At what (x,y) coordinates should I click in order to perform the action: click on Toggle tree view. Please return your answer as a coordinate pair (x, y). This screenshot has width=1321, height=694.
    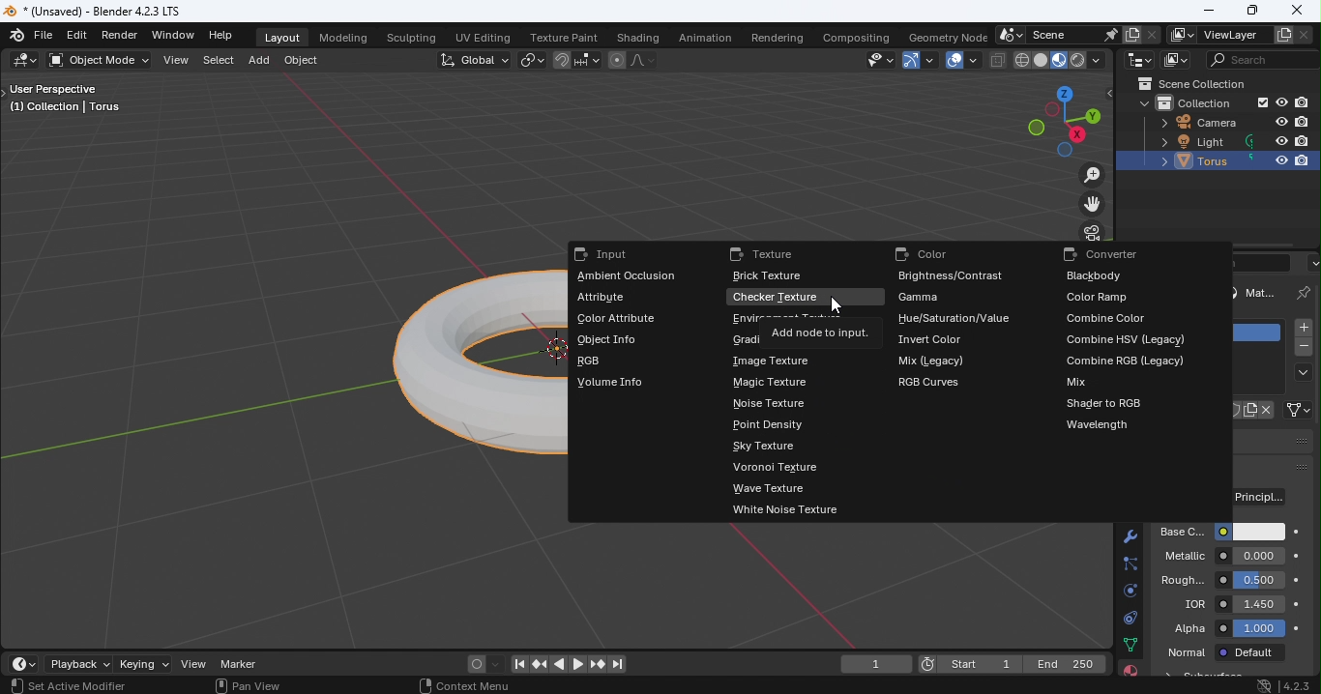
    Looking at the image, I should click on (1108, 93).